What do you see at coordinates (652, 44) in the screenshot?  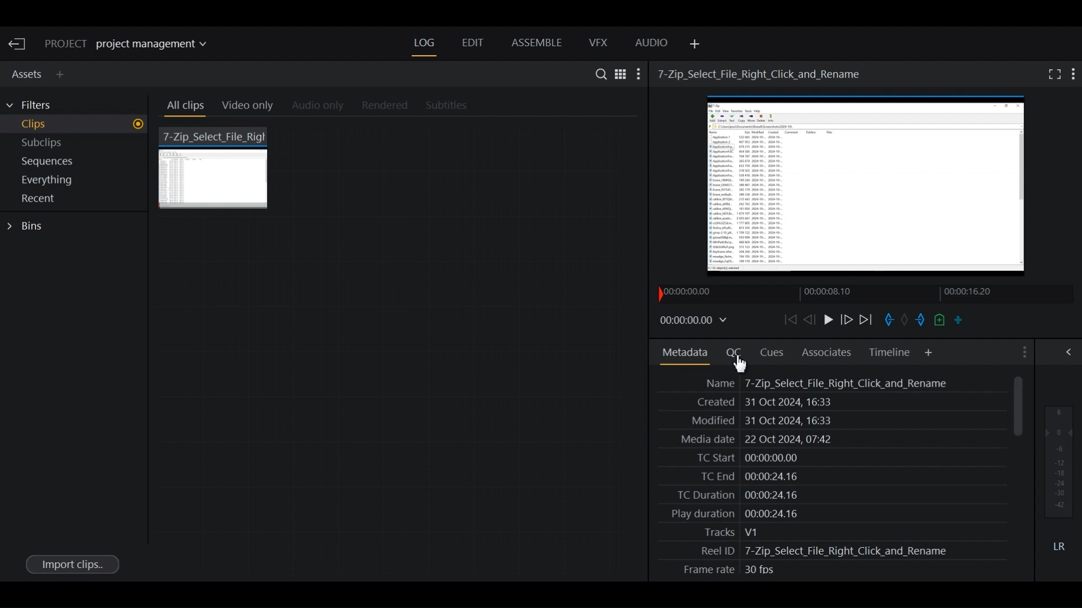 I see `Audio` at bounding box center [652, 44].